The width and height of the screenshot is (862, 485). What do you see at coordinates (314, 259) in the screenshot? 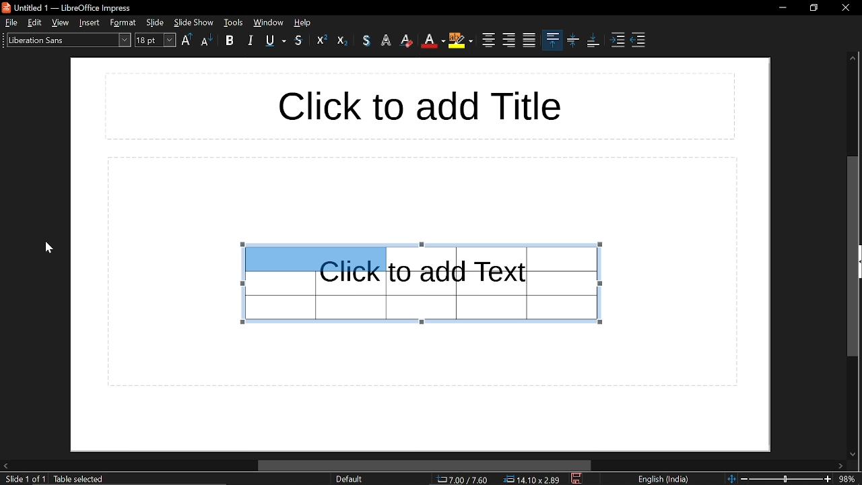
I see `selected cells` at bounding box center [314, 259].